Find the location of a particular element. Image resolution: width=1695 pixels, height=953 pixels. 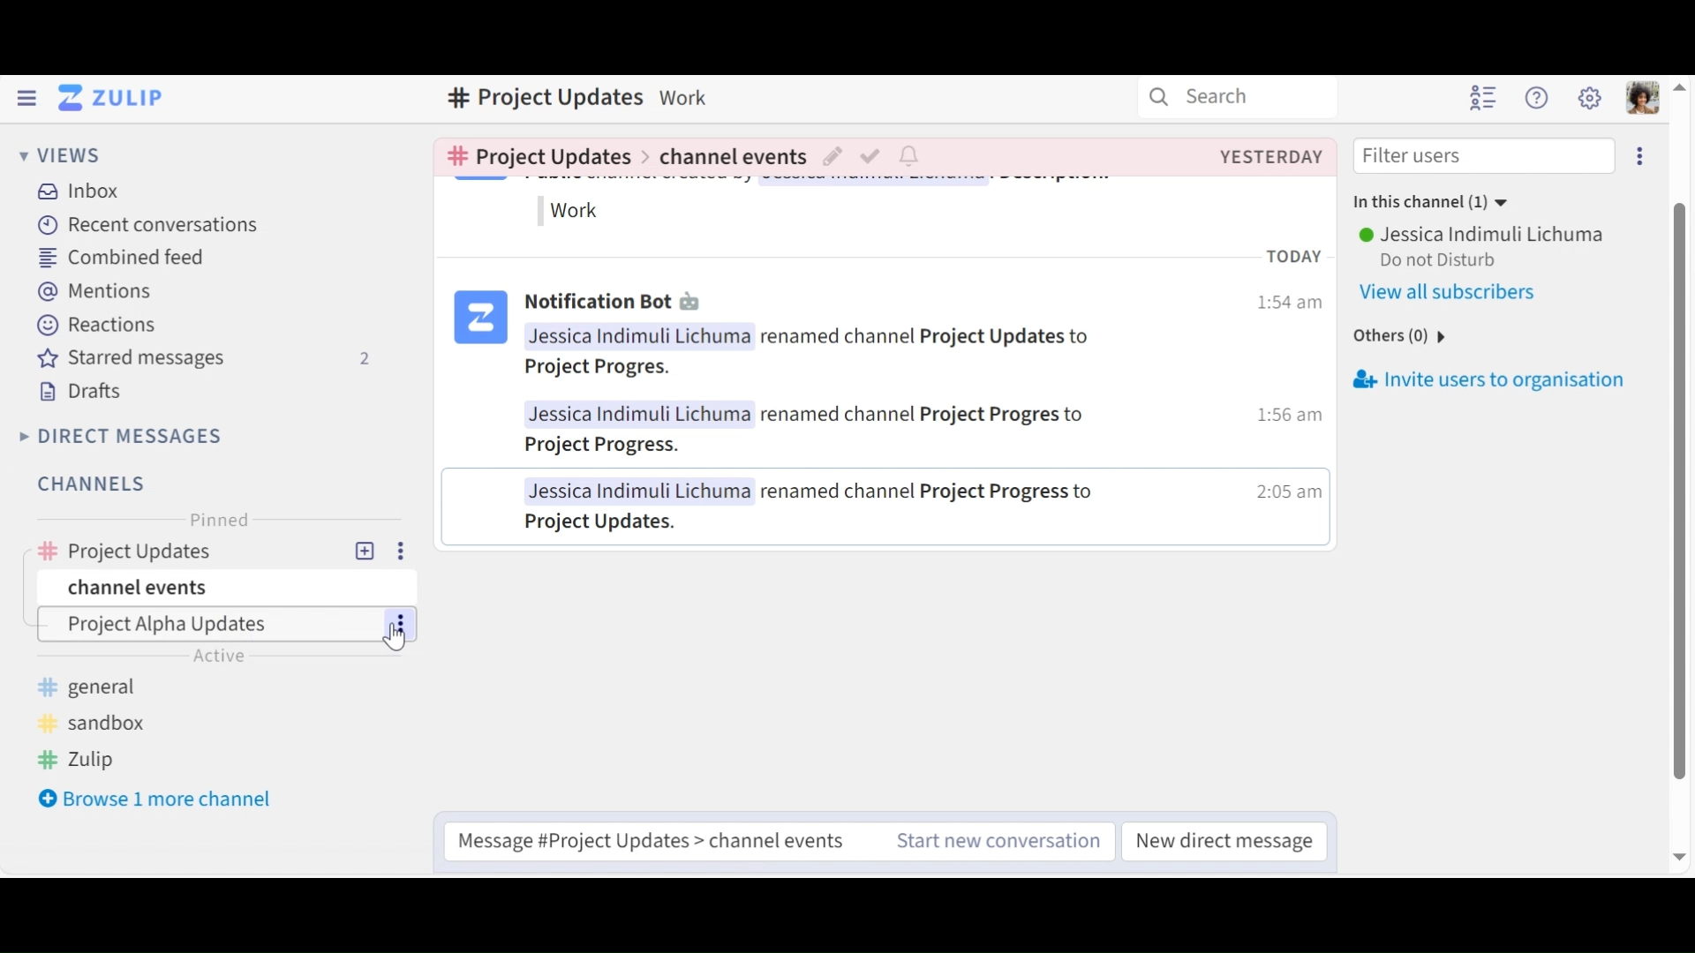

Hide user list is located at coordinates (1485, 96).